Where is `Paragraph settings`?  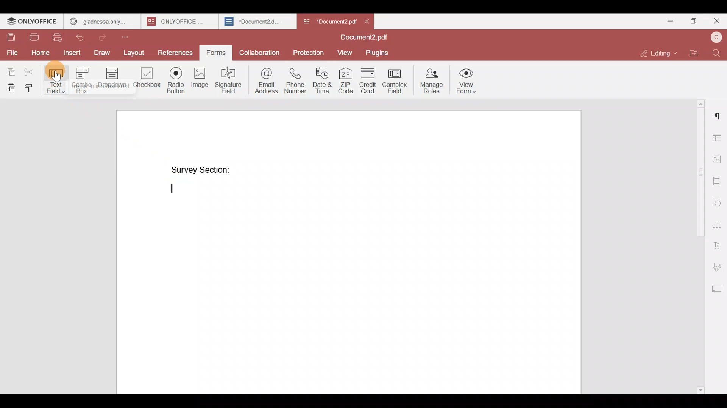
Paragraph settings is located at coordinates (719, 113).